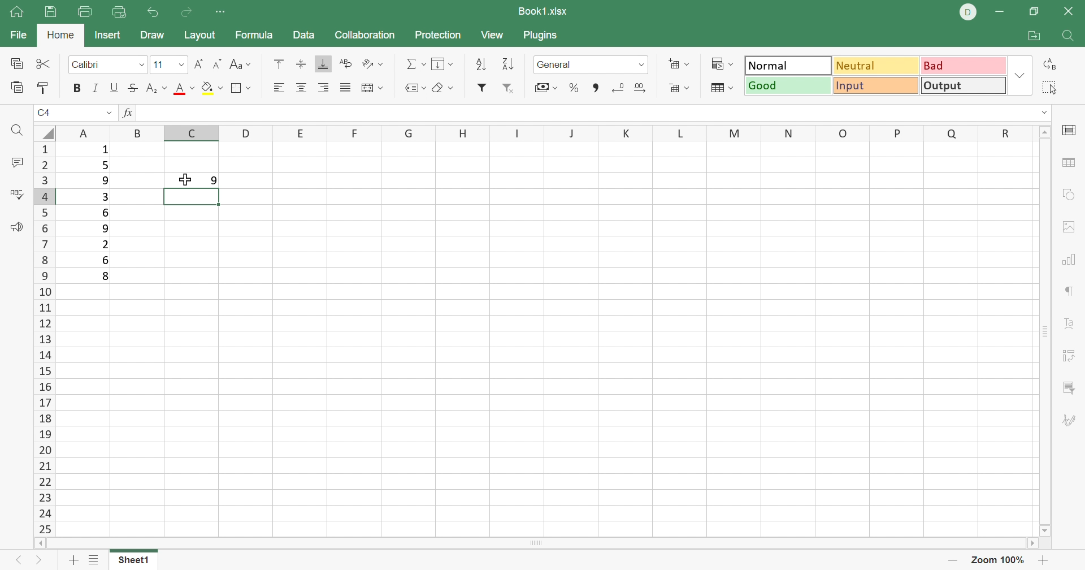 The image size is (1085, 570). What do you see at coordinates (41, 560) in the screenshot?
I see `Next` at bounding box center [41, 560].